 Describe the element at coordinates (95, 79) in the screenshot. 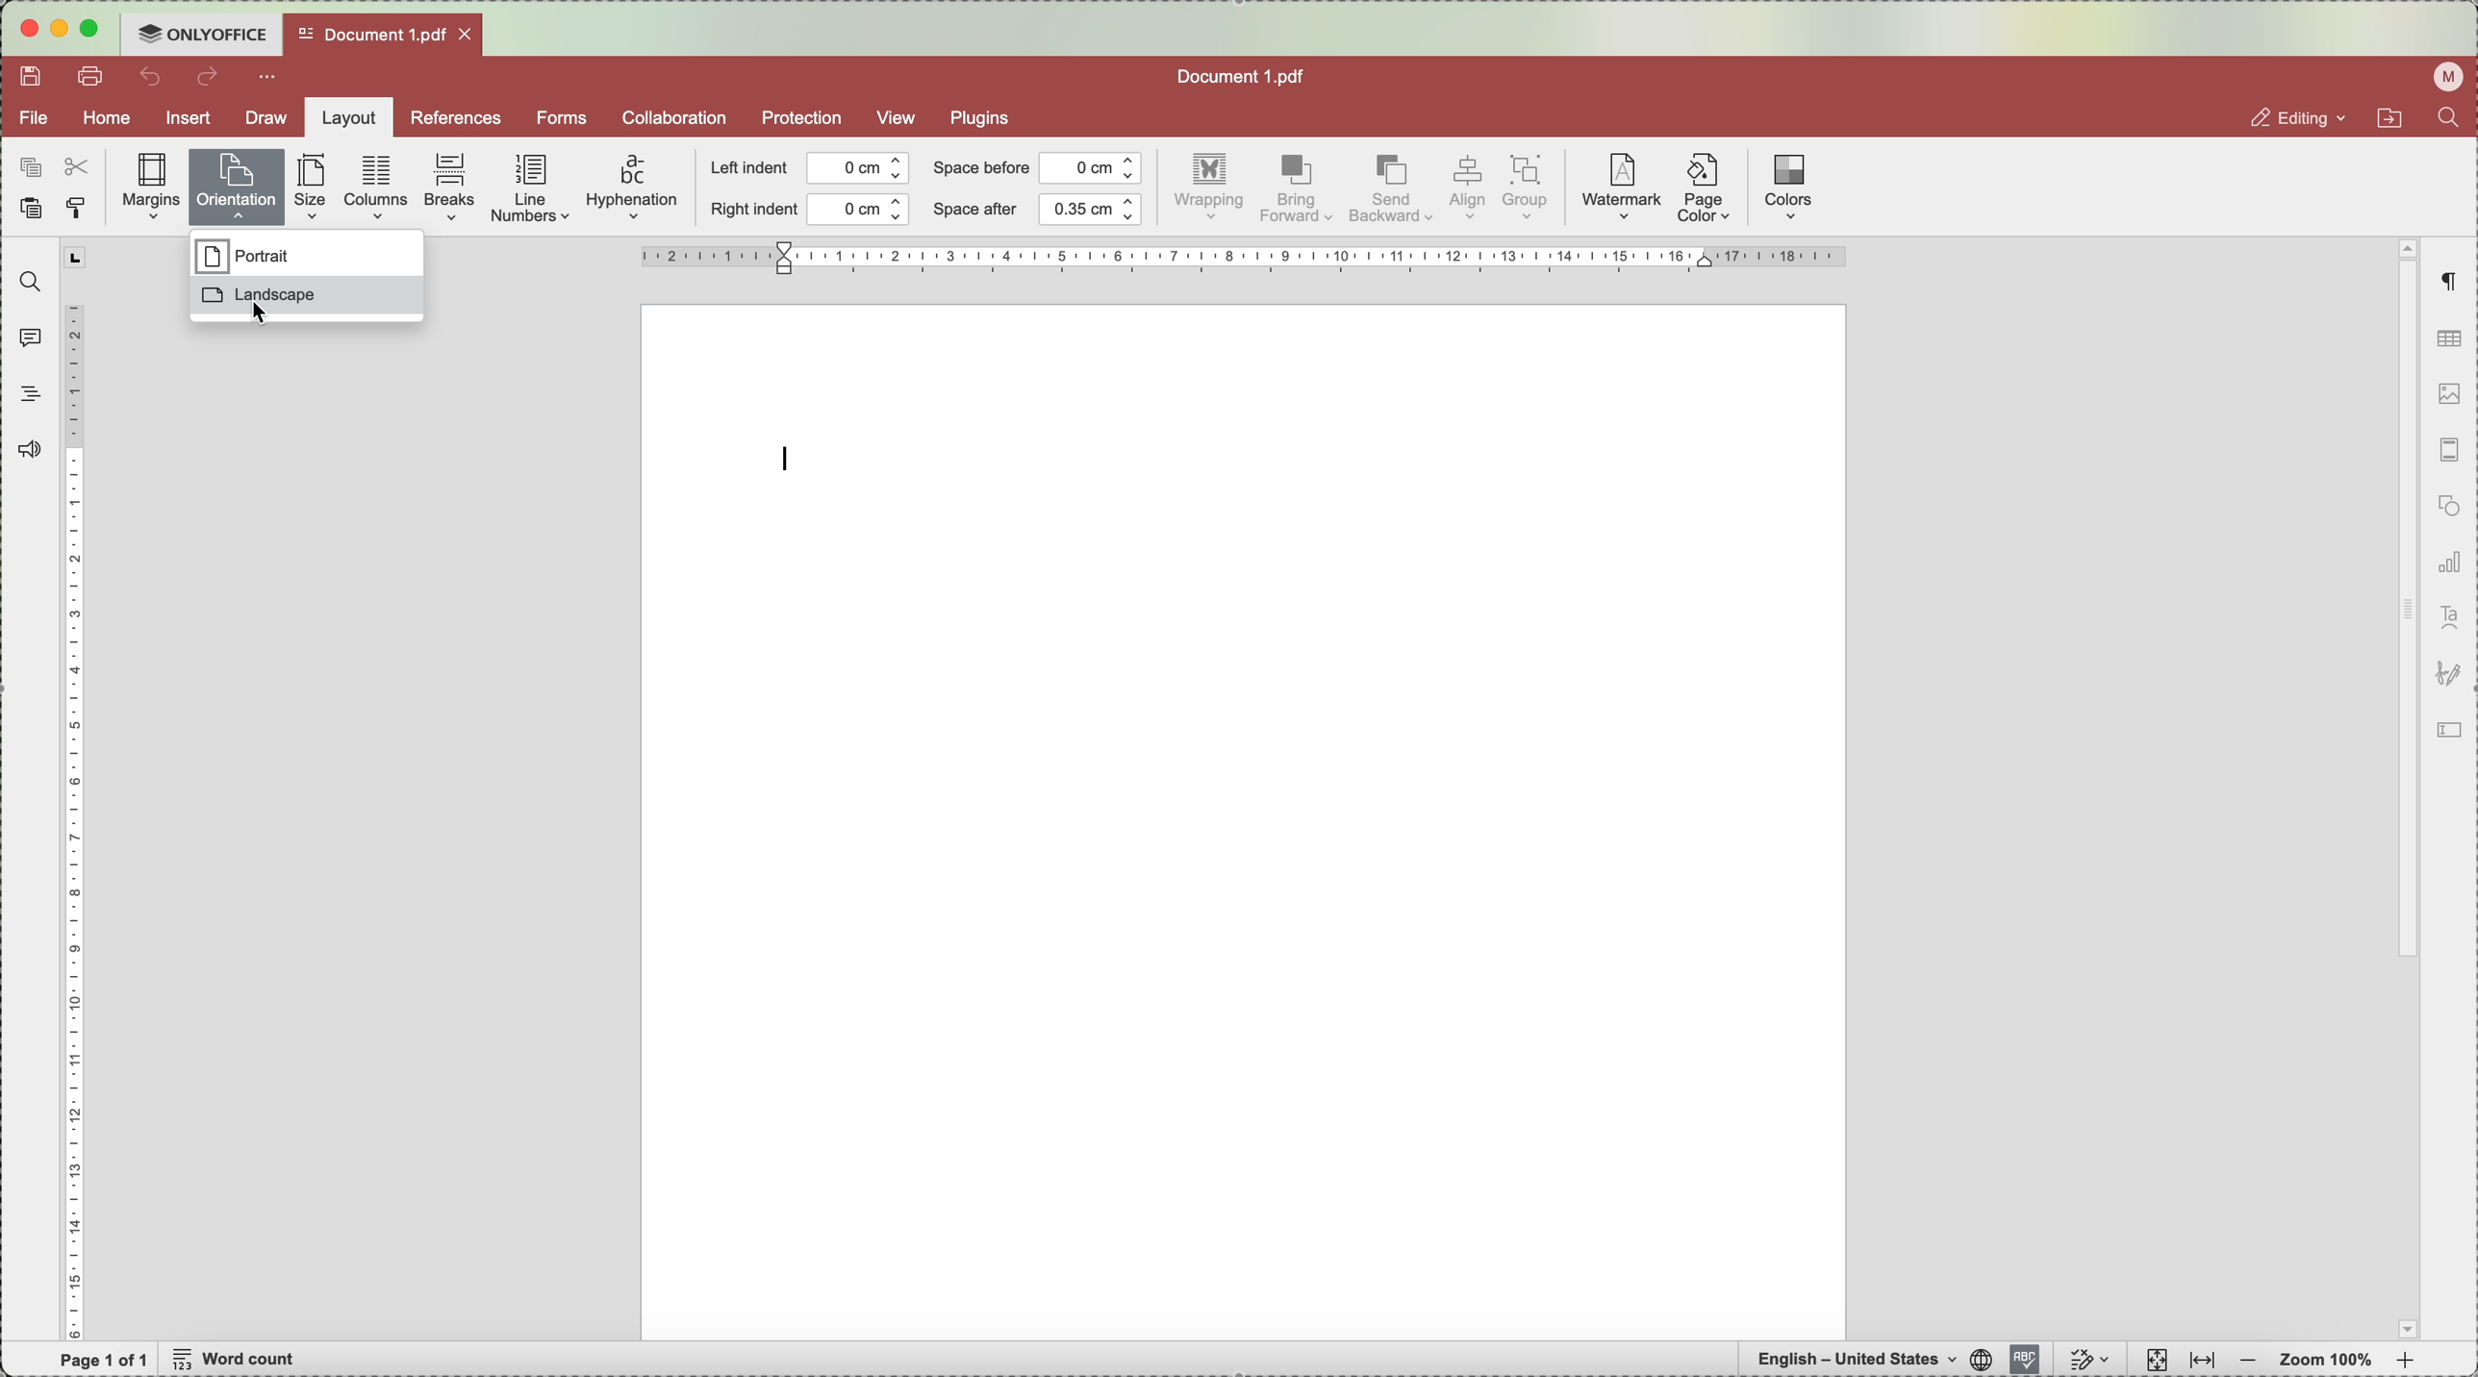

I see `print` at that location.